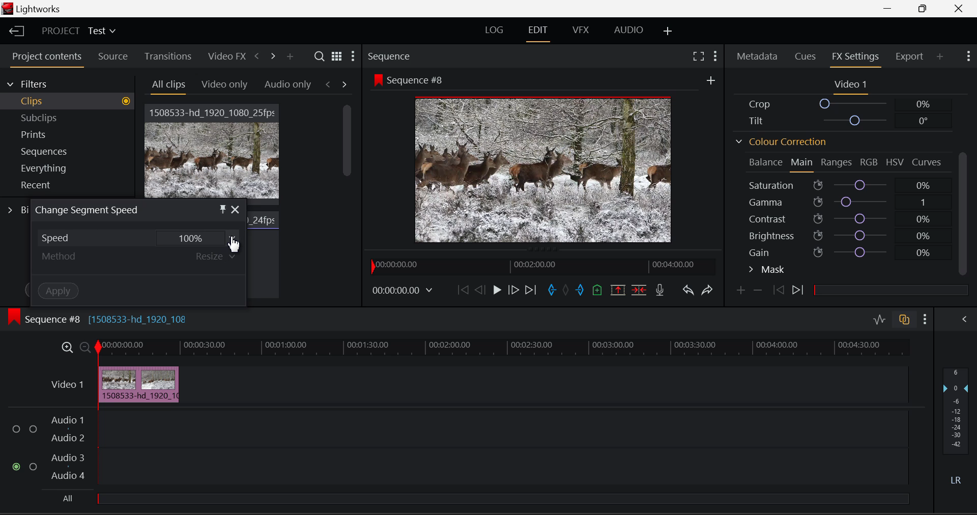 The width and height of the screenshot is (977, 515). Describe the element at coordinates (265, 56) in the screenshot. I see `Move Across Tabs` at that location.